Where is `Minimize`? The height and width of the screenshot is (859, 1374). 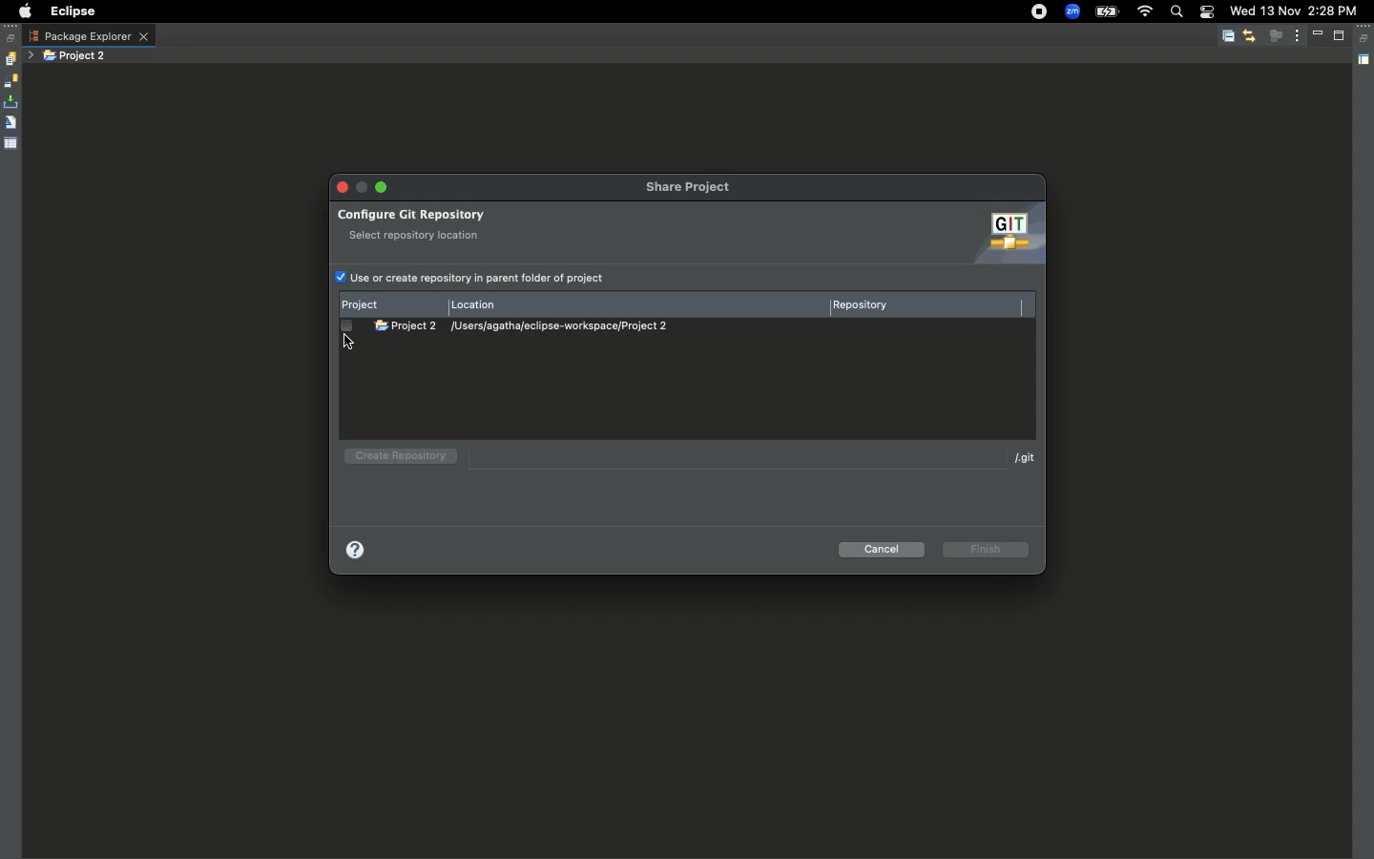
Minimize is located at coordinates (380, 187).